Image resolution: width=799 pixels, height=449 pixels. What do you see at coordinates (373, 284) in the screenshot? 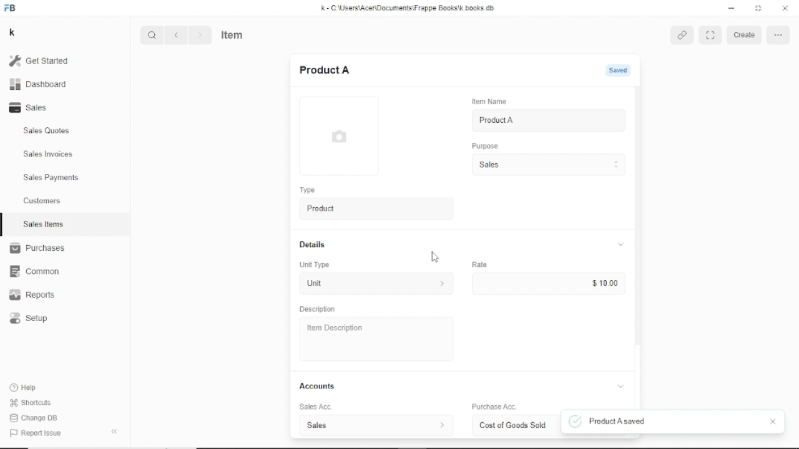
I see `Unit` at bounding box center [373, 284].